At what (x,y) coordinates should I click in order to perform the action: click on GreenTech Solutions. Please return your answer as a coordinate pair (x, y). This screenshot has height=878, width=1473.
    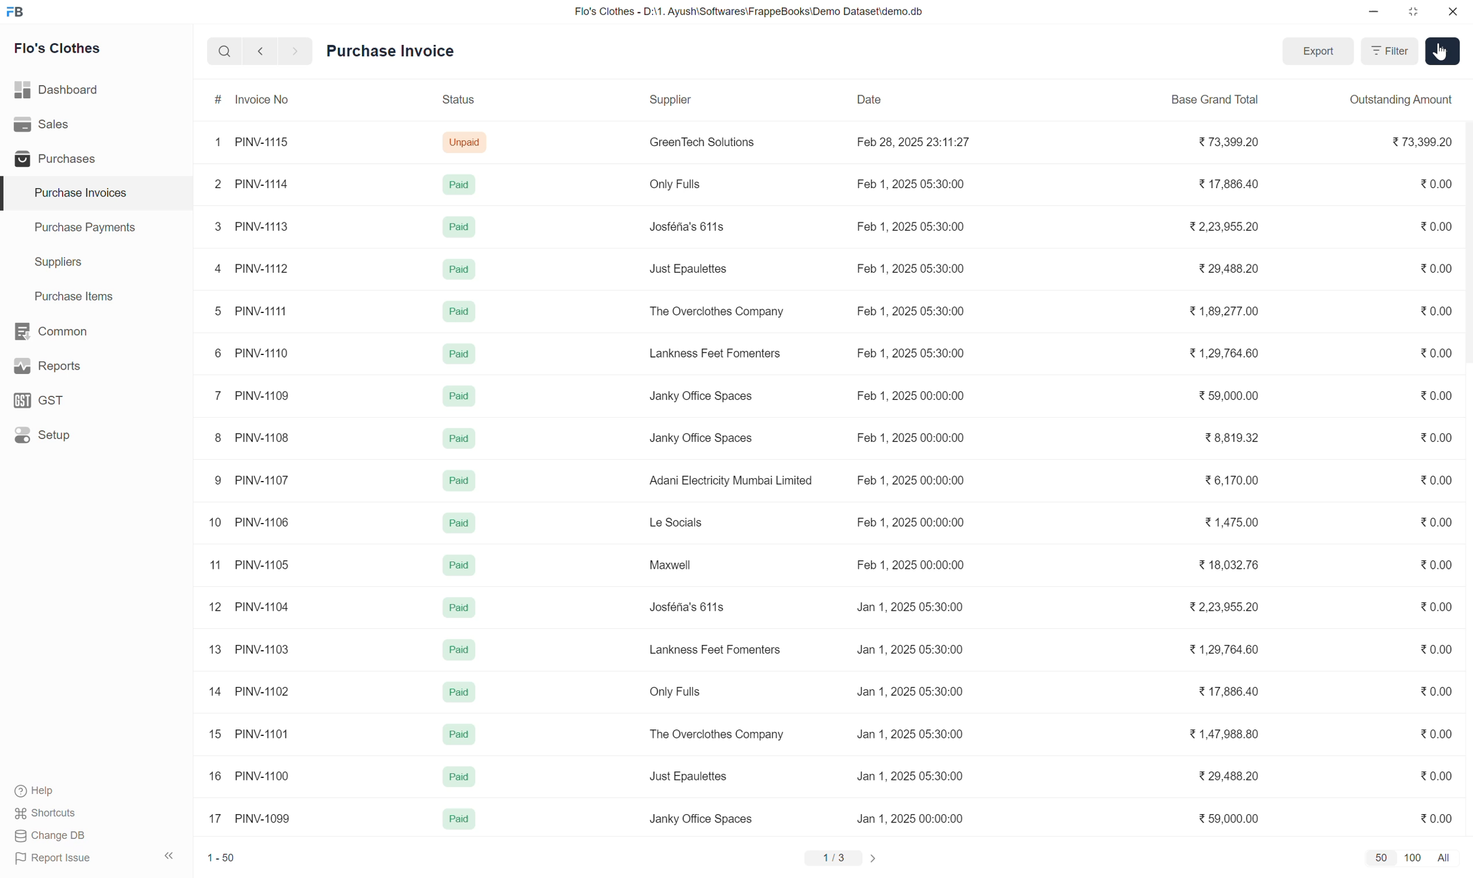
    Looking at the image, I should click on (699, 146).